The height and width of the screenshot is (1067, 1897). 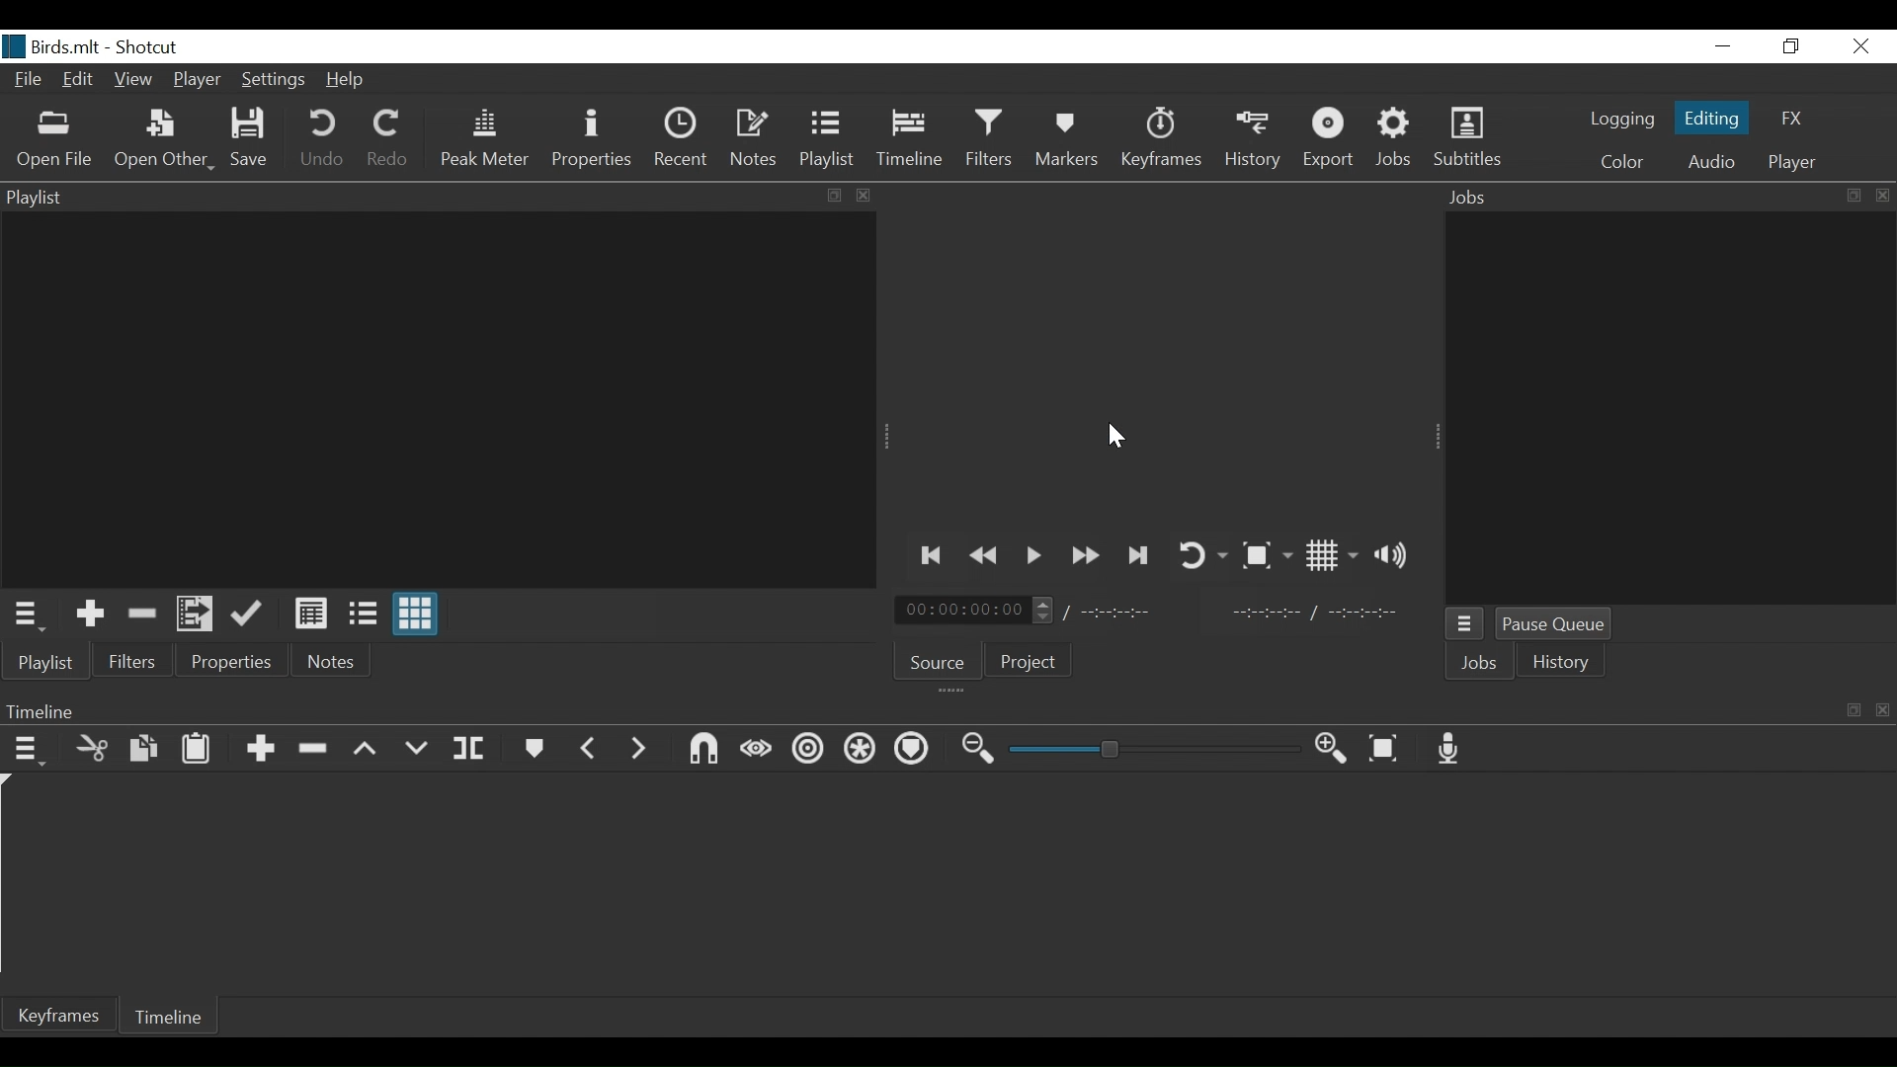 What do you see at coordinates (1792, 45) in the screenshot?
I see `Restore` at bounding box center [1792, 45].